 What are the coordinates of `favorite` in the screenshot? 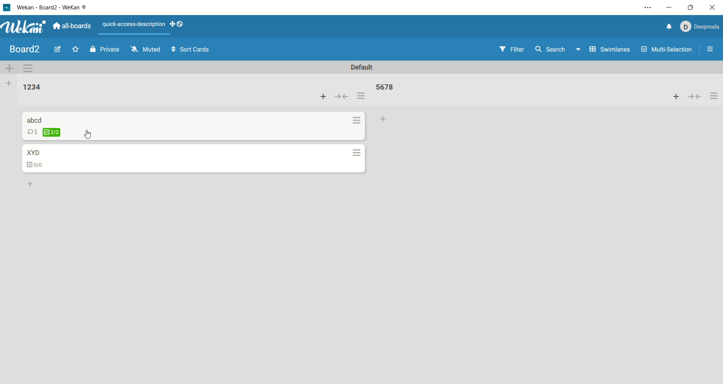 It's located at (76, 49).